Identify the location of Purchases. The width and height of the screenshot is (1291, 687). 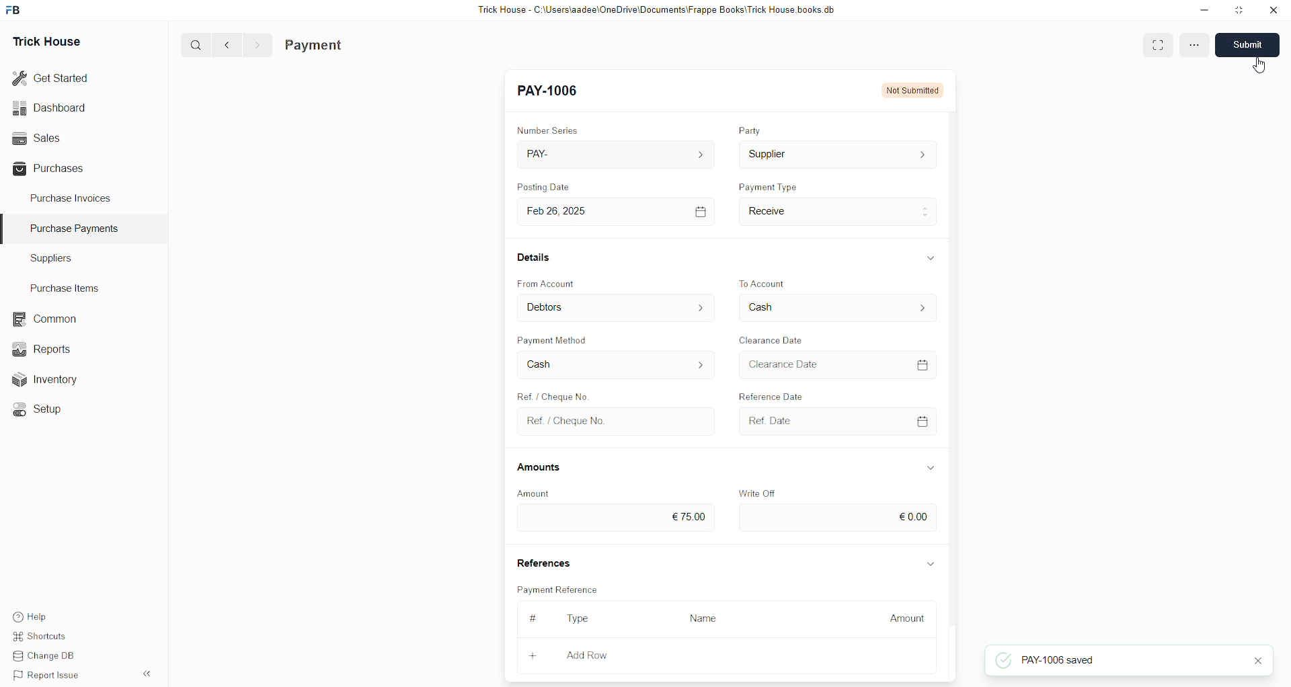
(51, 170).